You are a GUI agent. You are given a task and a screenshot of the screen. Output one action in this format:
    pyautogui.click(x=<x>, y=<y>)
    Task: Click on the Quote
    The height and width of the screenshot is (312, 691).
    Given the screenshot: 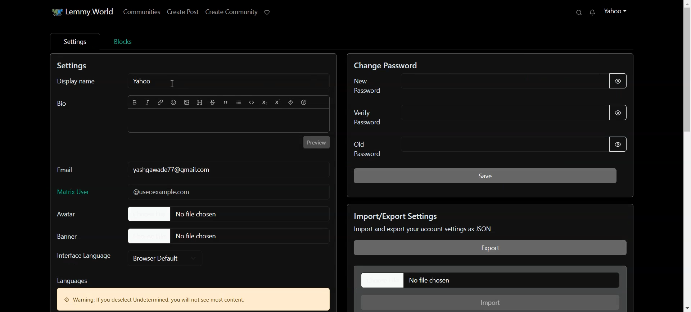 What is the action you would take?
    pyautogui.click(x=226, y=103)
    